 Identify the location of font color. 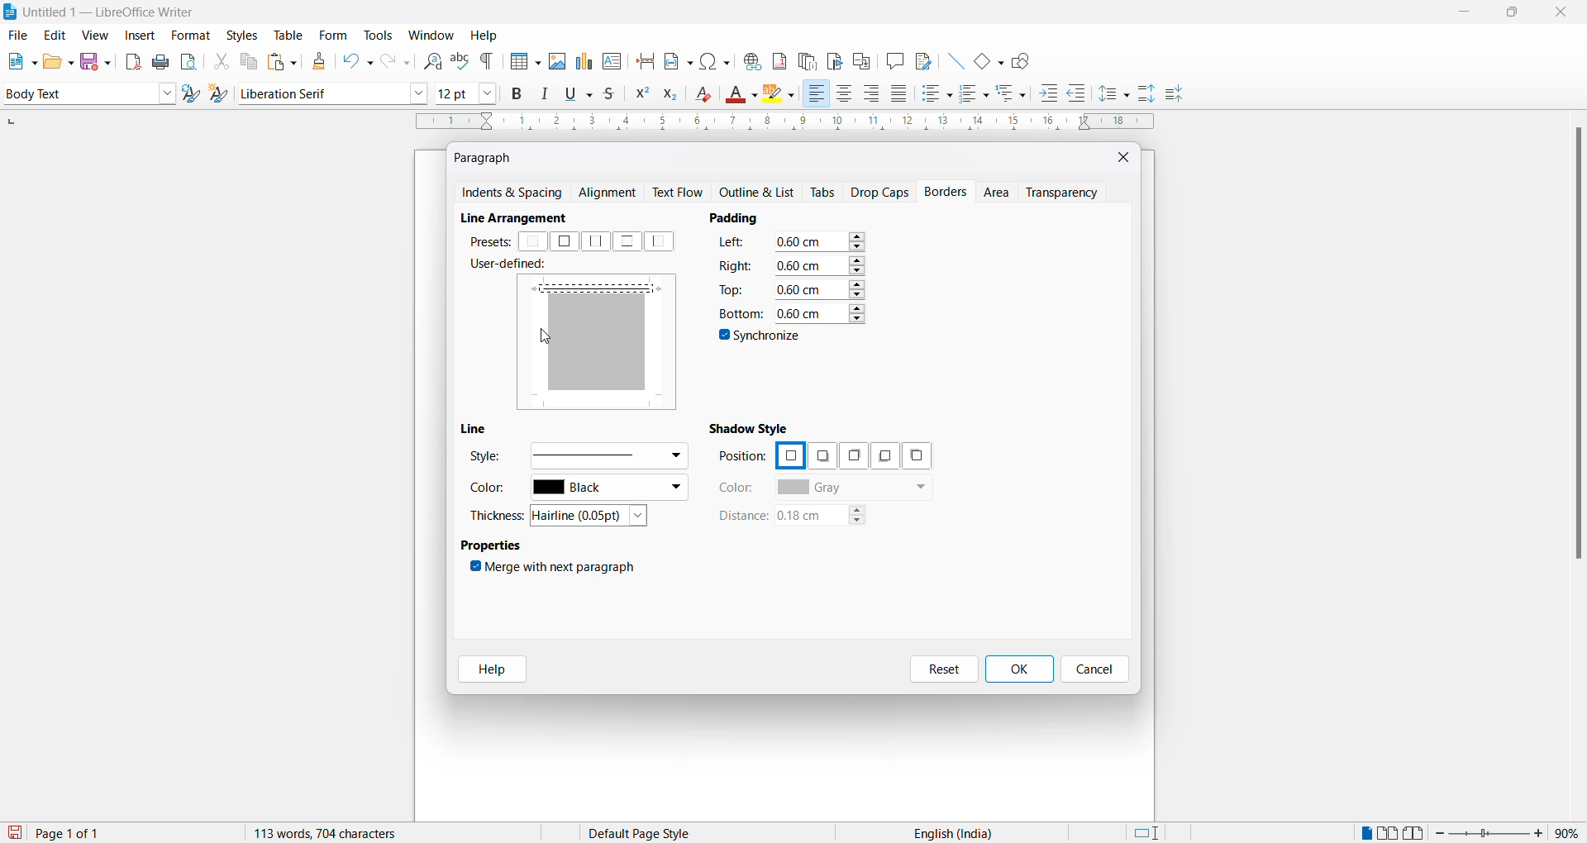
(743, 95).